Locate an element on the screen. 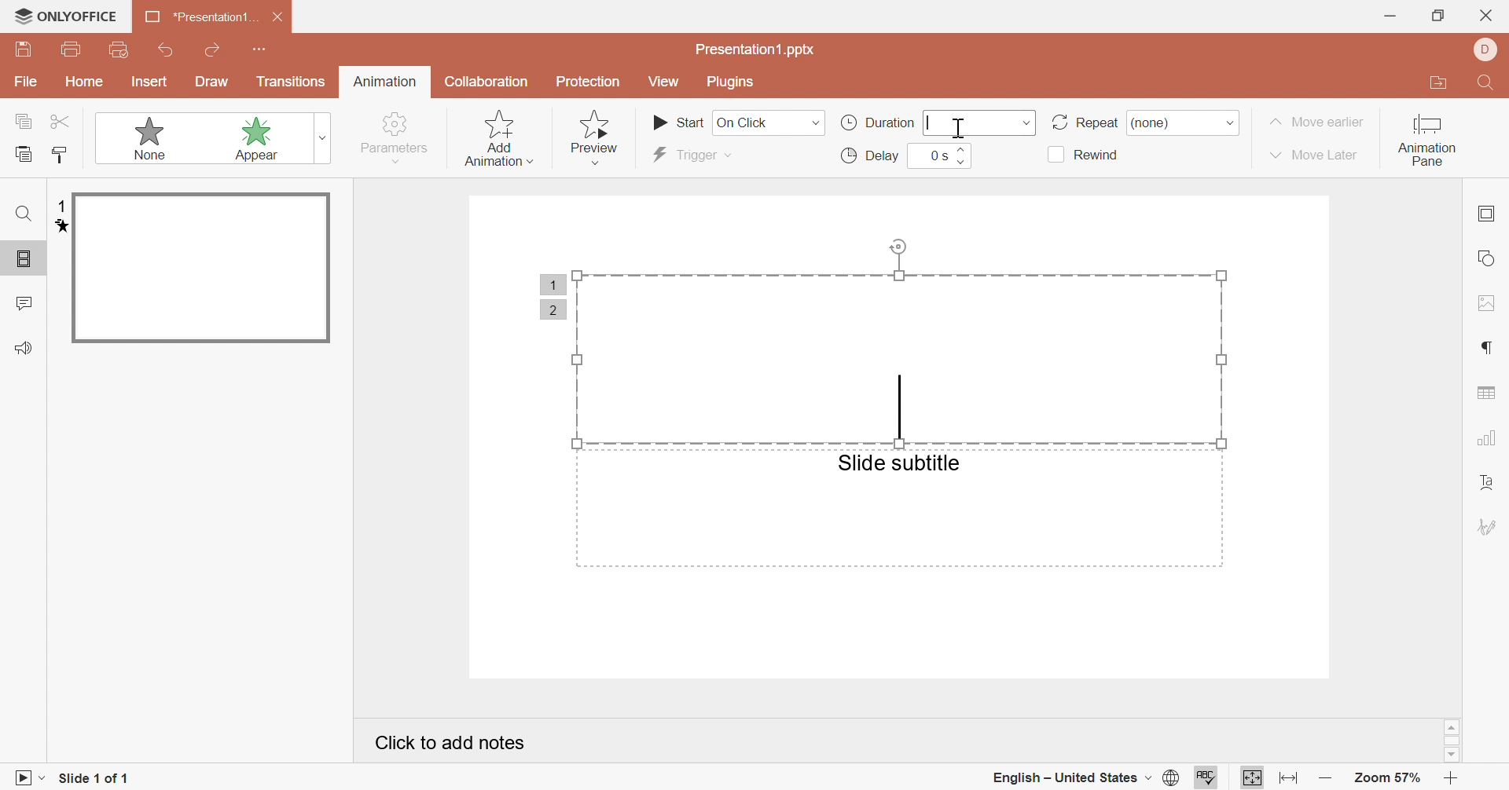 This screenshot has width=1509, height=790. text art settings is located at coordinates (1489, 485).